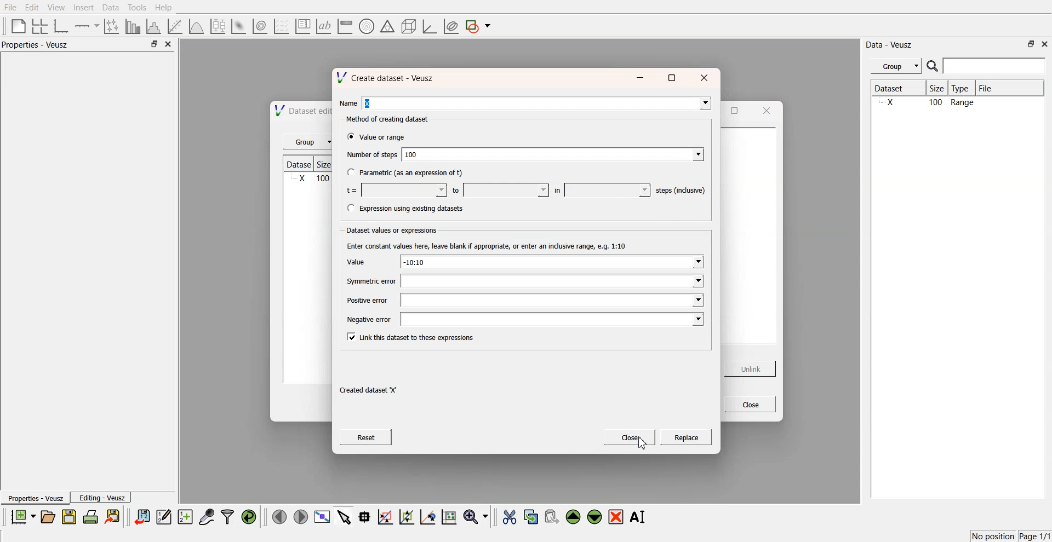 The image size is (1052, 542). Describe the element at coordinates (617, 517) in the screenshot. I see `remove the selected widgets` at that location.